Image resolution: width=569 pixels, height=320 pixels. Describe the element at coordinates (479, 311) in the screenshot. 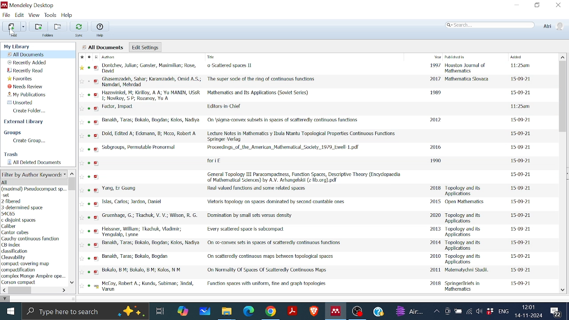

I see `Speaker/Headphone` at that location.